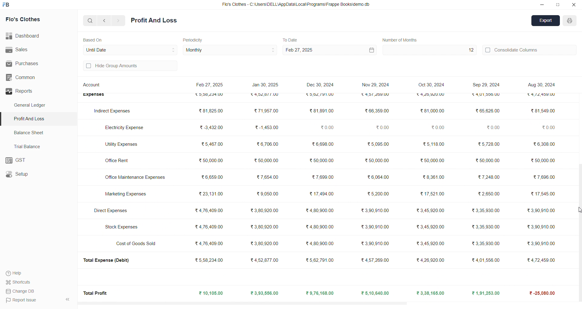 The image size is (582, 309). Describe the element at coordinates (267, 178) in the screenshot. I see `₹ 7,654.00` at that location.